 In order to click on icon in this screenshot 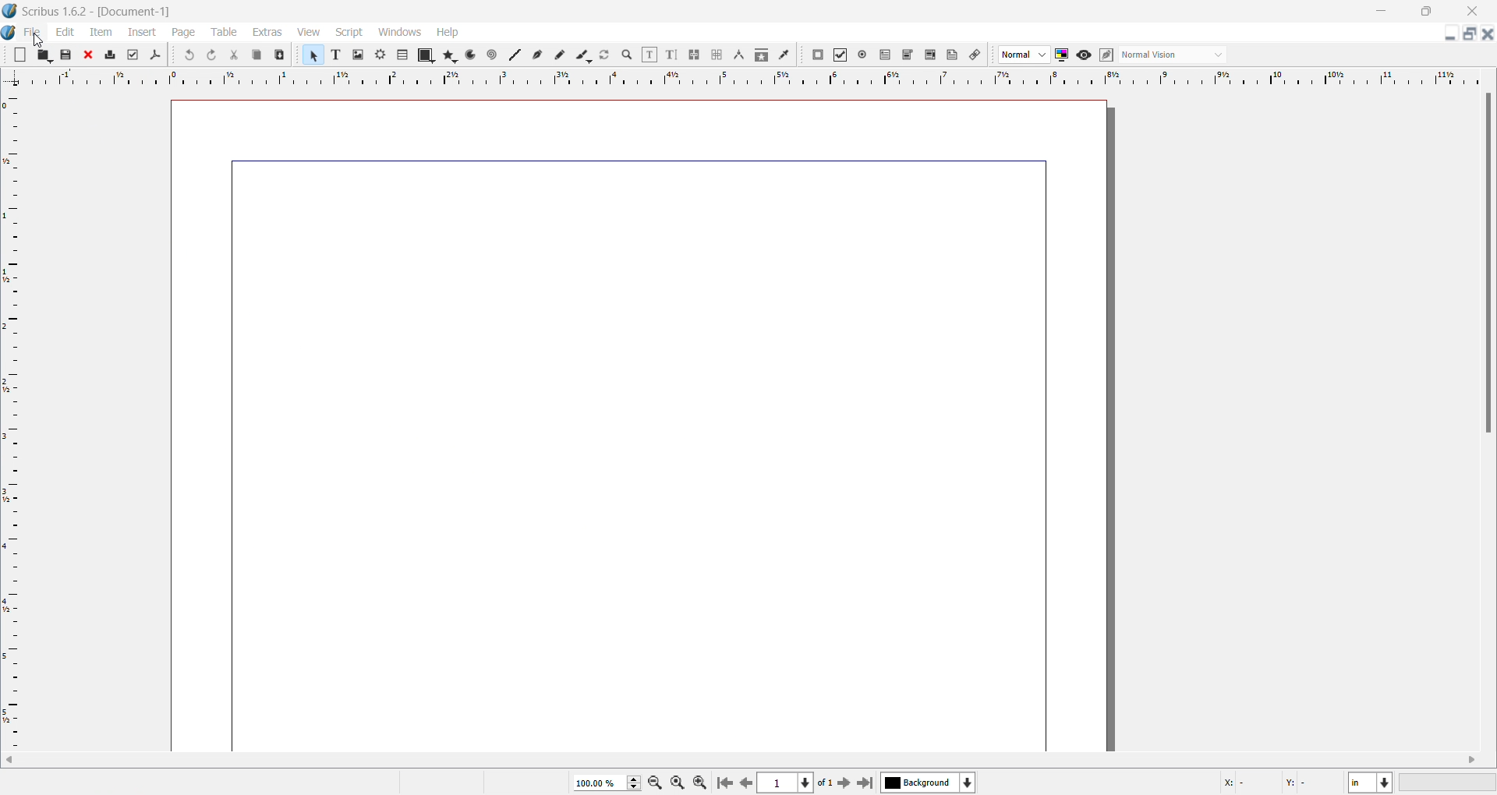, I will do `click(1105, 55)`.